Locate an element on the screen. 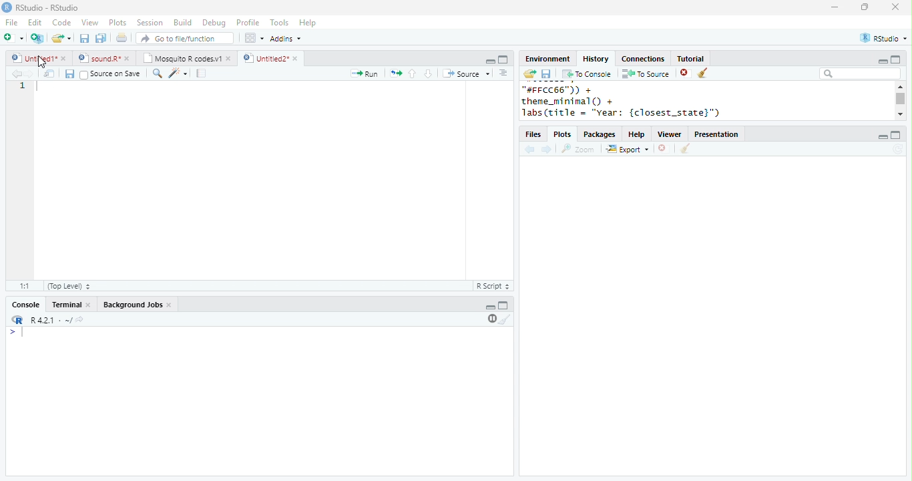 The height and width of the screenshot is (481, 912). Presentation is located at coordinates (716, 134).